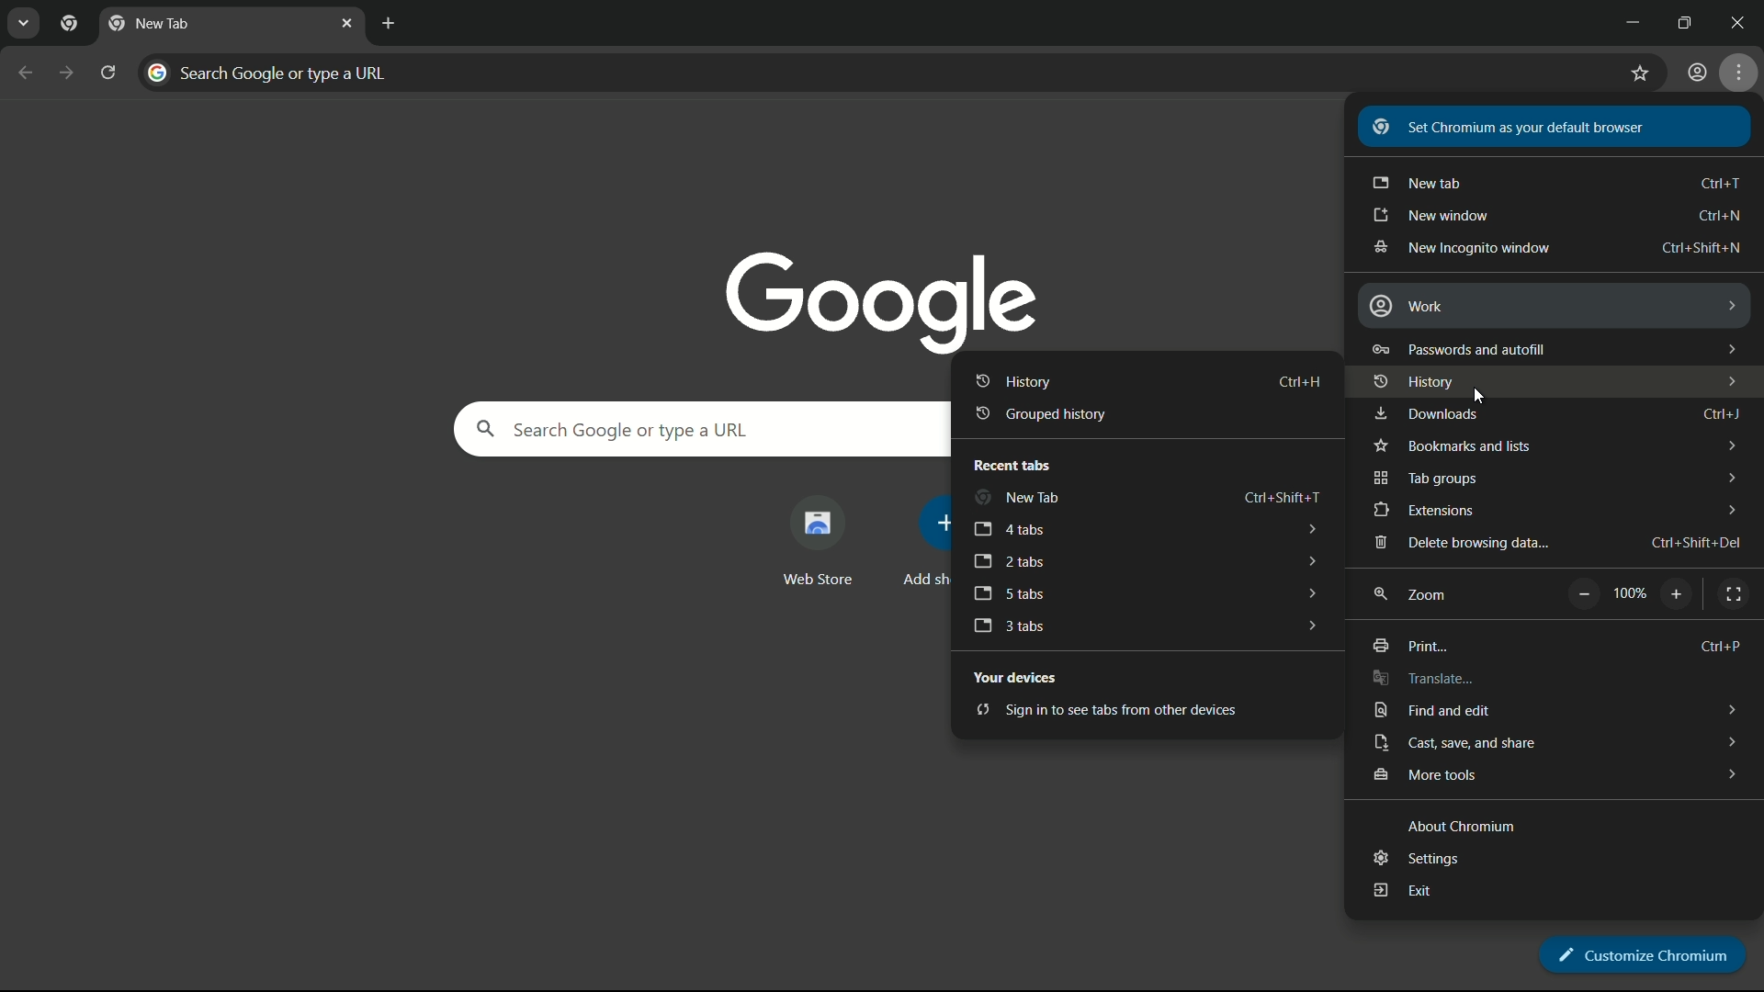 The width and height of the screenshot is (1764, 992). What do you see at coordinates (69, 25) in the screenshot?
I see `pinned tab` at bounding box center [69, 25].